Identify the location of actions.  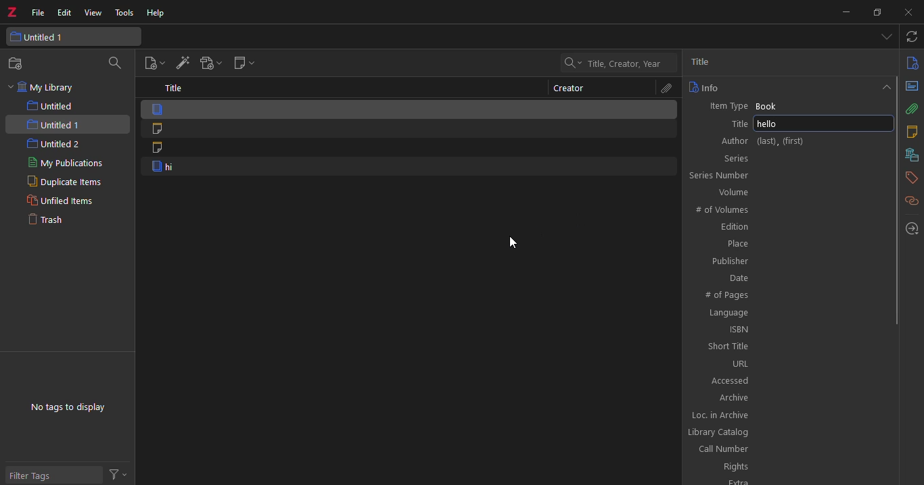
(121, 474).